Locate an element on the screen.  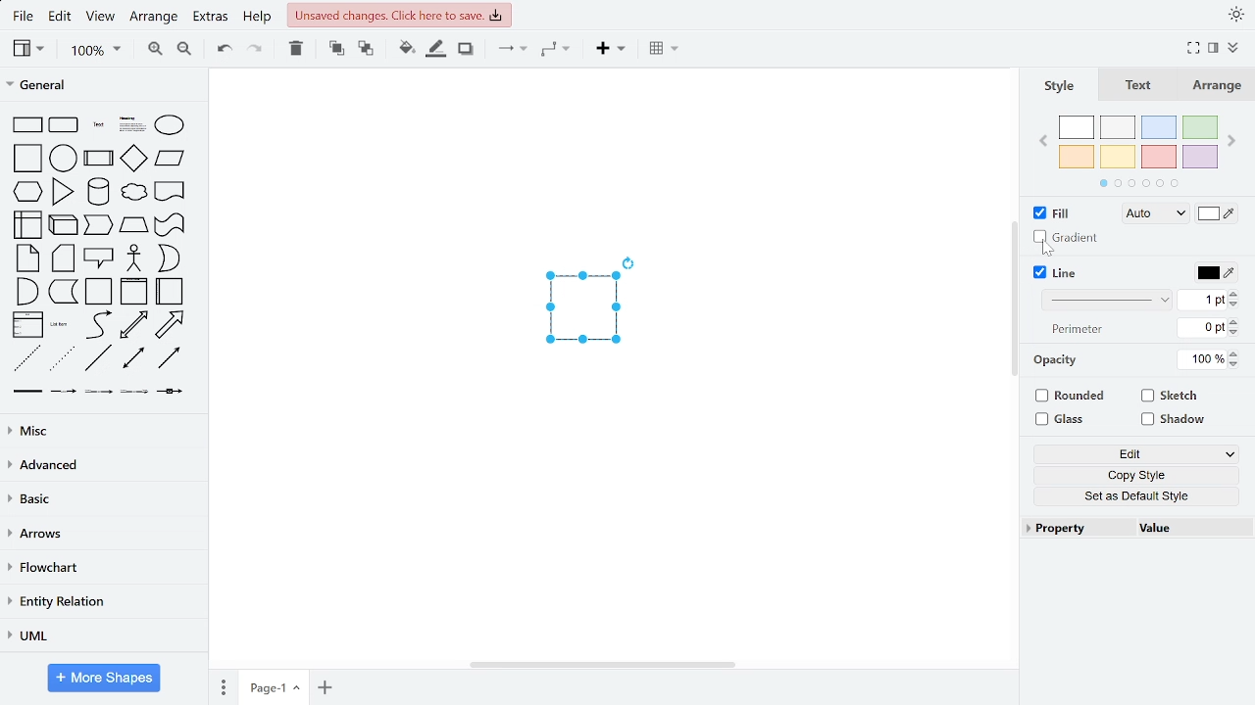
connectors is located at coordinates (510, 50).